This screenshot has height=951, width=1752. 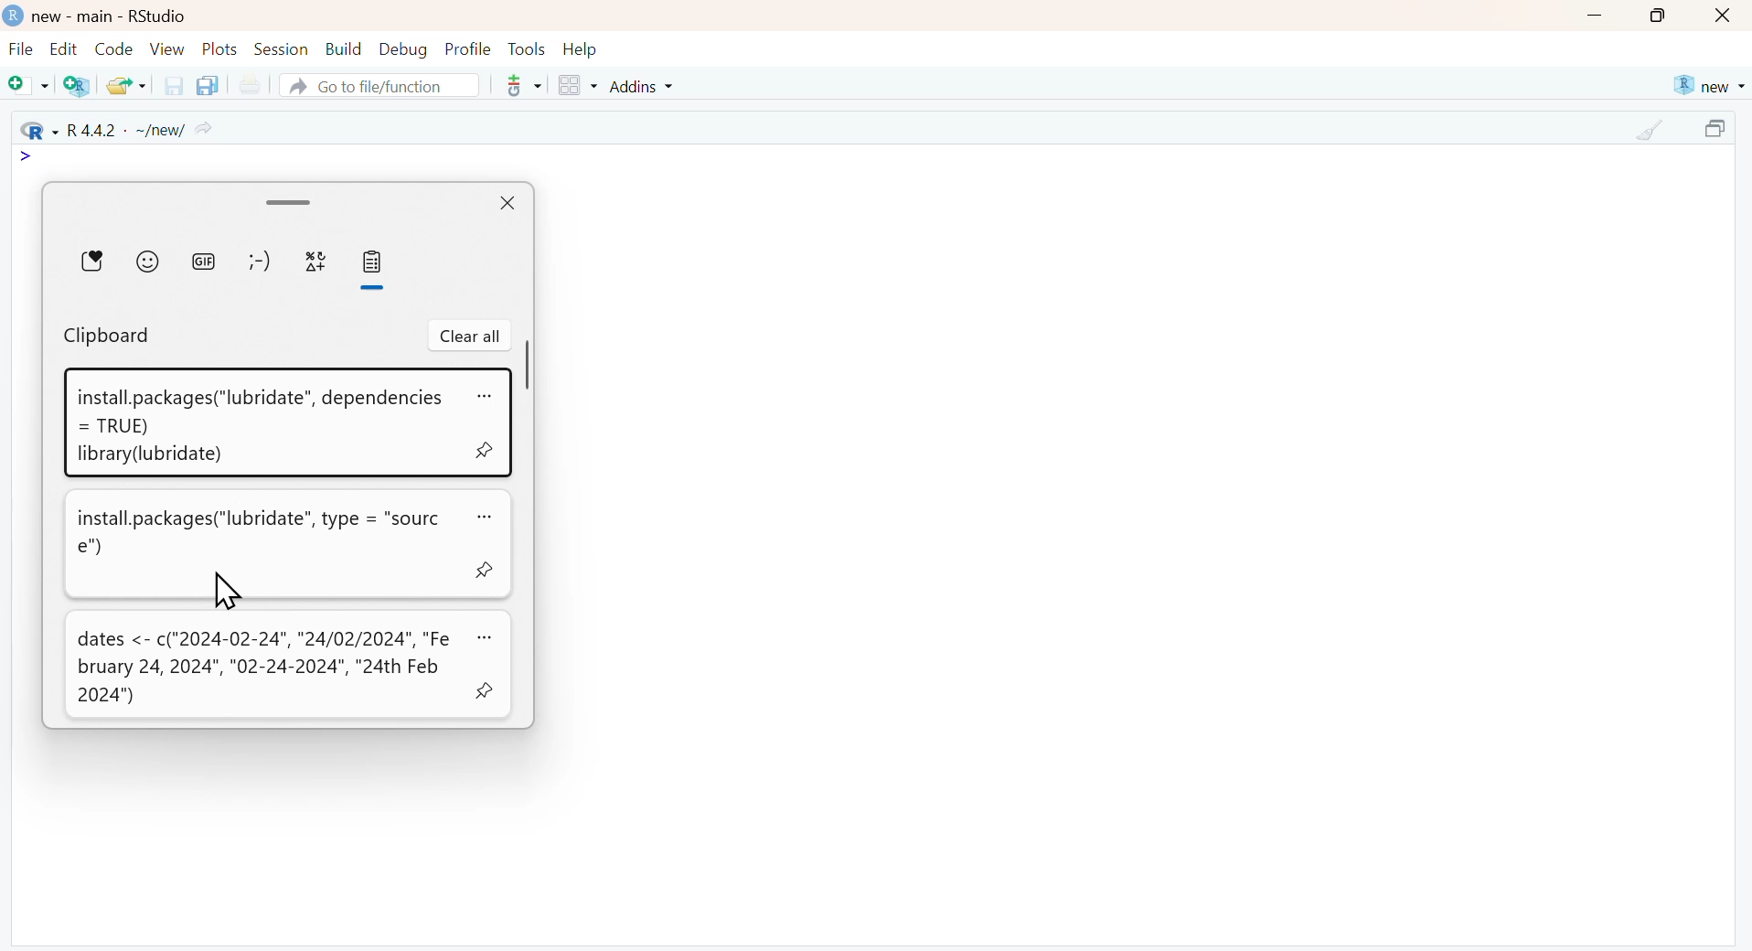 I want to click on icon, so click(x=27, y=157).